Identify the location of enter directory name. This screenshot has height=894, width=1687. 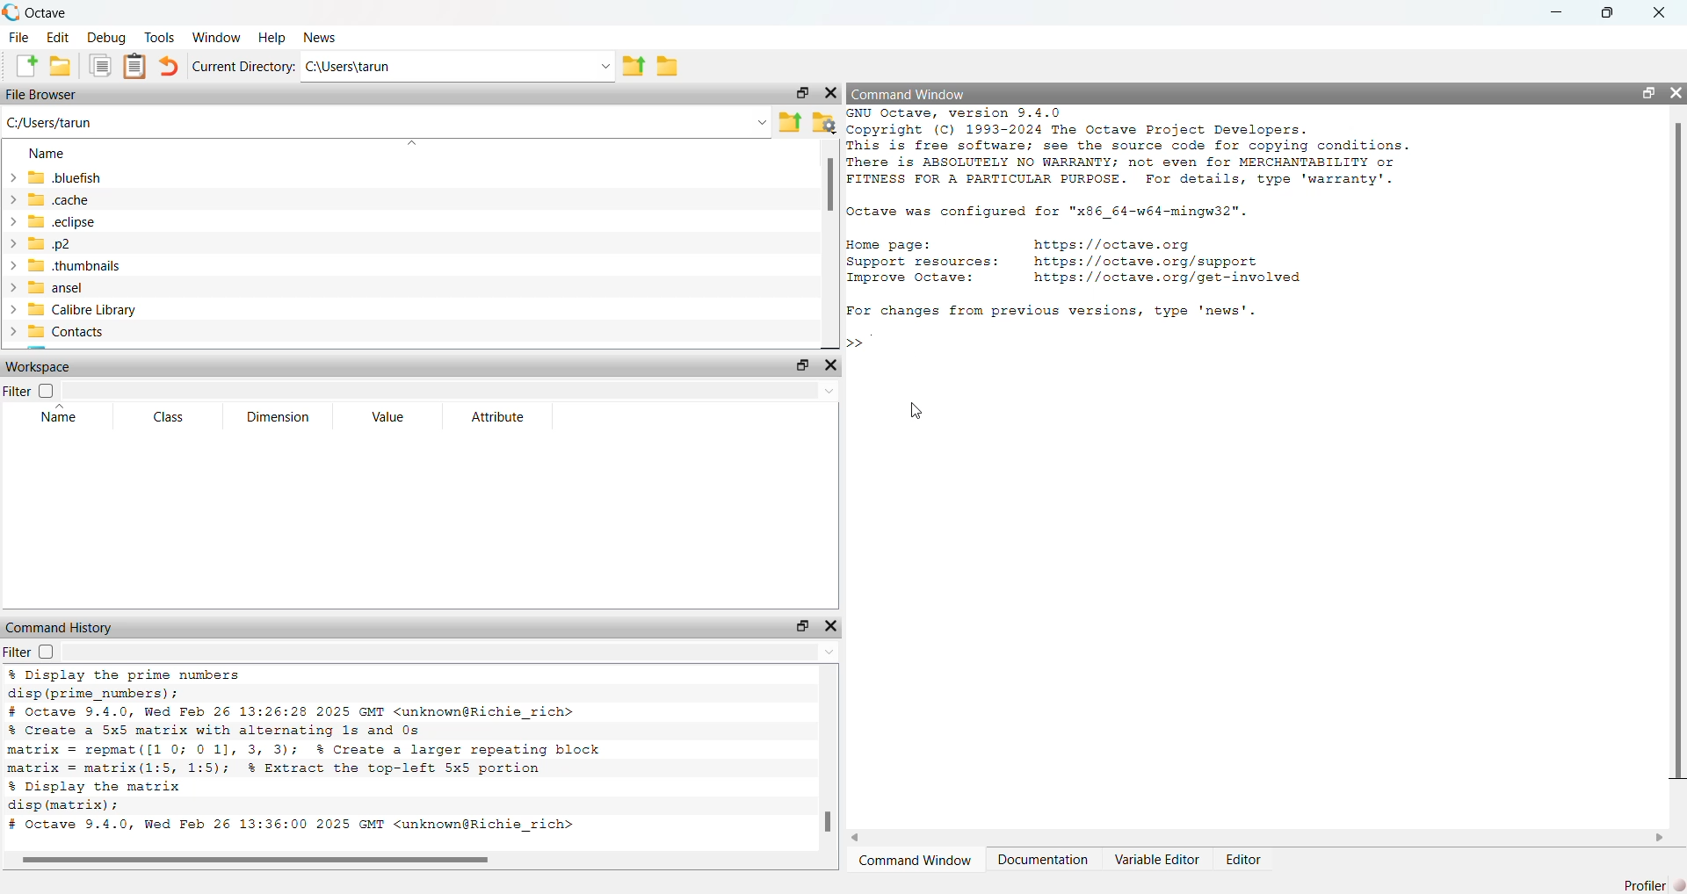
(460, 67).